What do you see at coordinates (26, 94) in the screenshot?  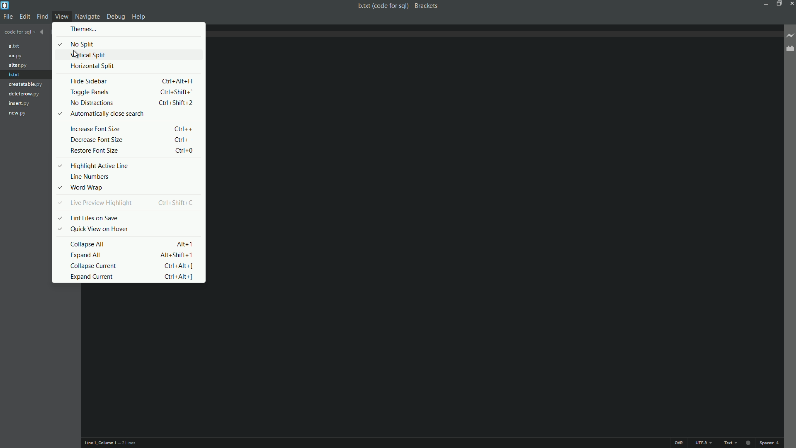 I see `deleterow.py` at bounding box center [26, 94].